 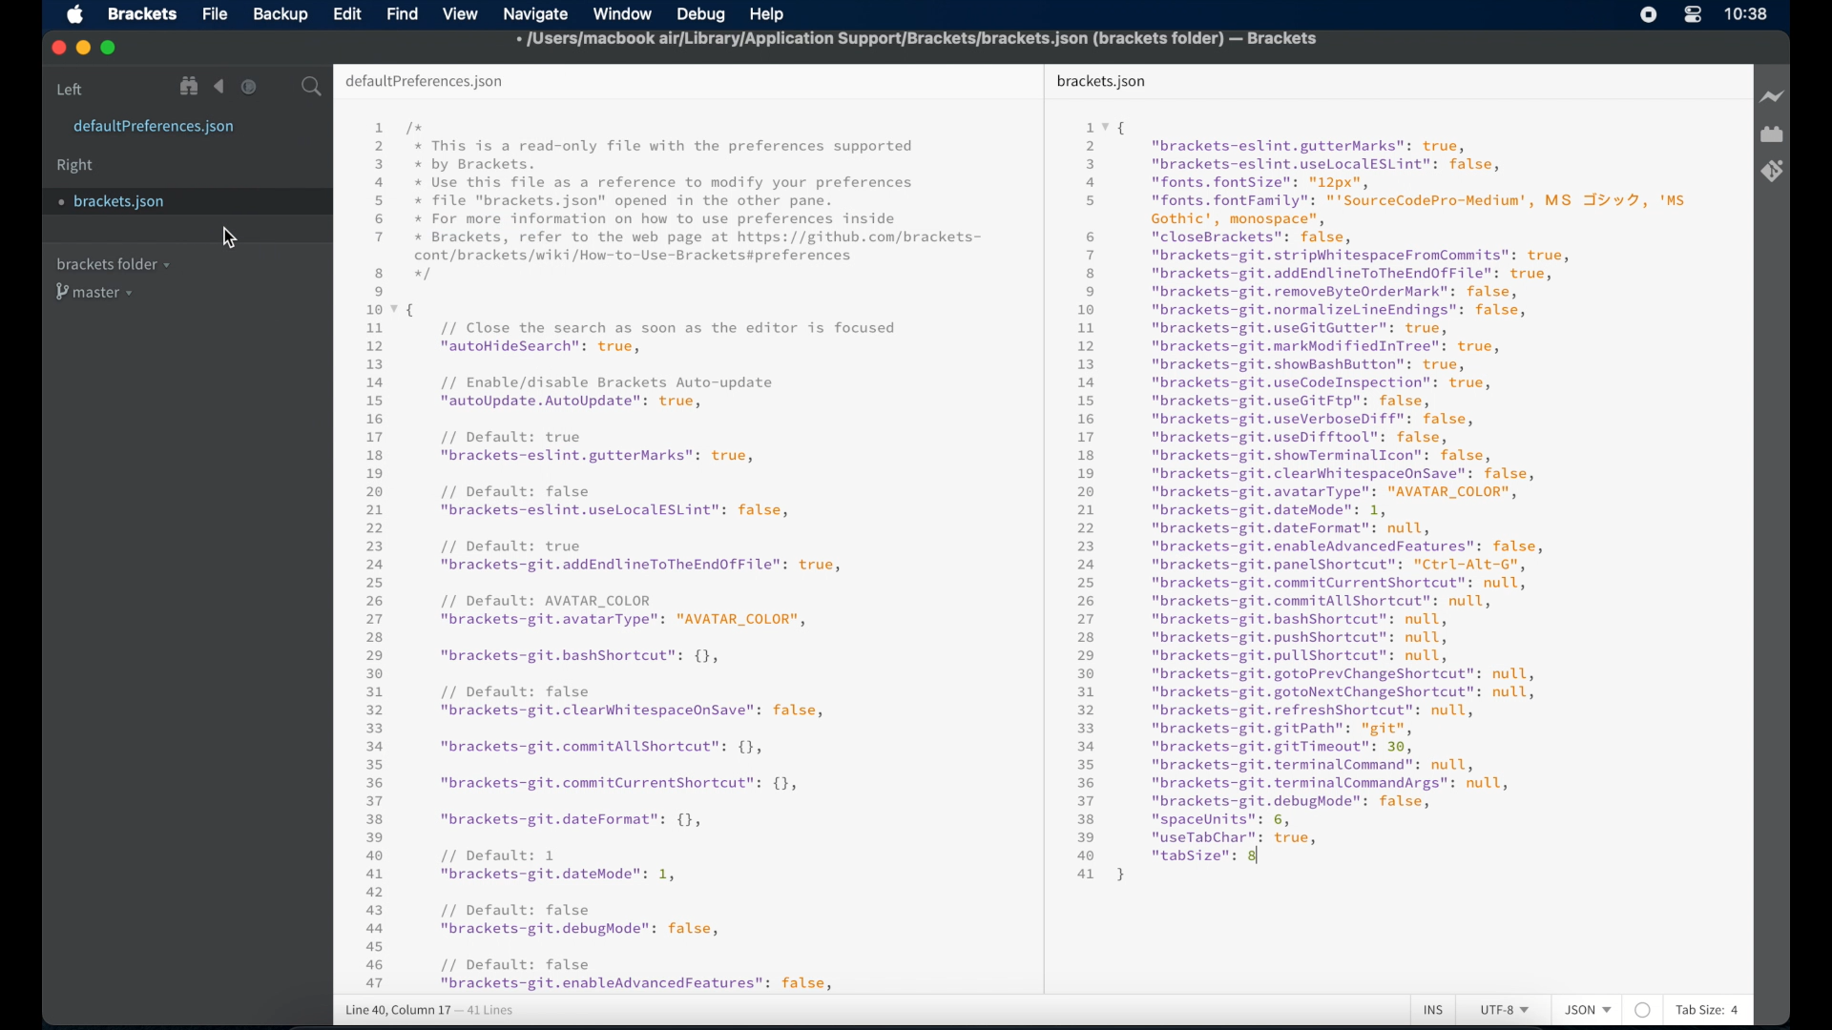 I want to click on brackets folder, so click(x=113, y=263).